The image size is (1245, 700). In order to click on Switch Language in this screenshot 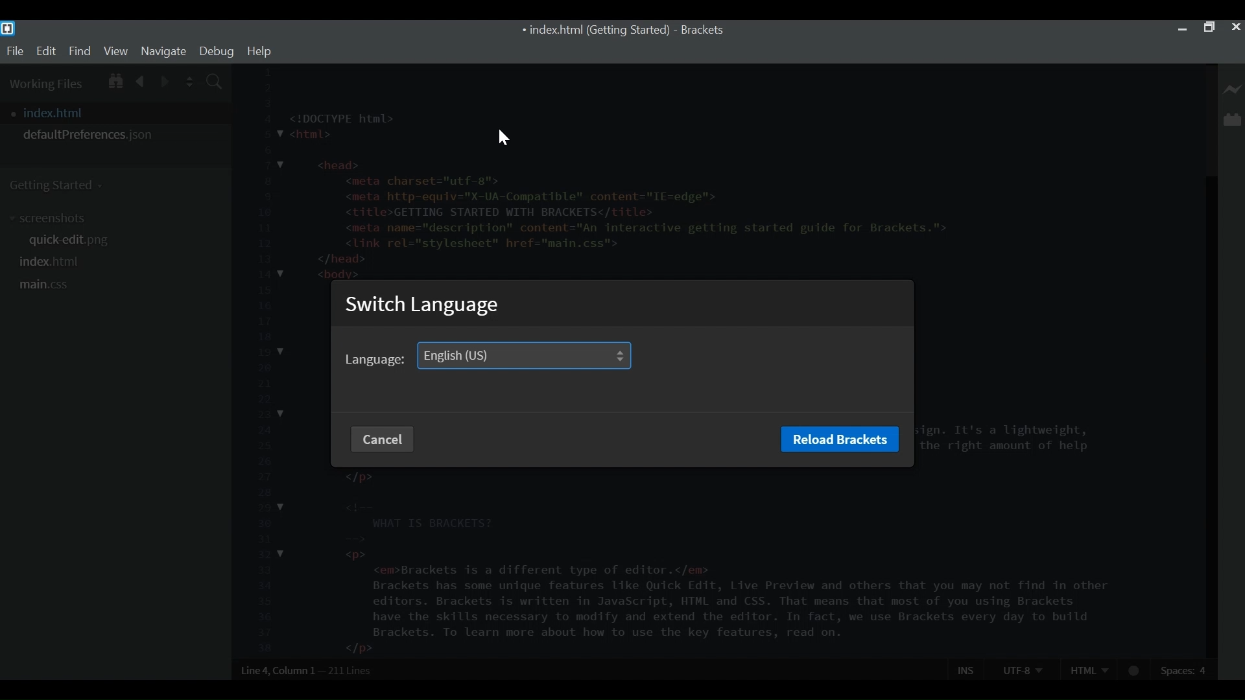, I will do `click(426, 307)`.